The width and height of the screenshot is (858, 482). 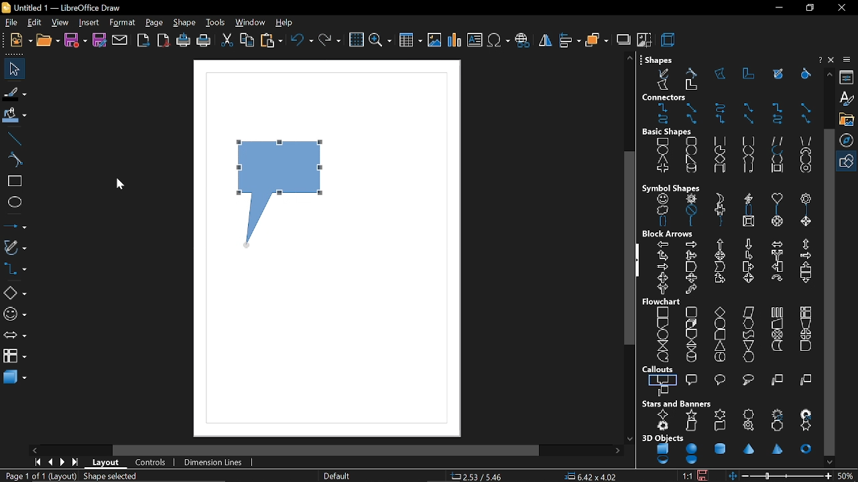 I want to click on print, so click(x=204, y=42).